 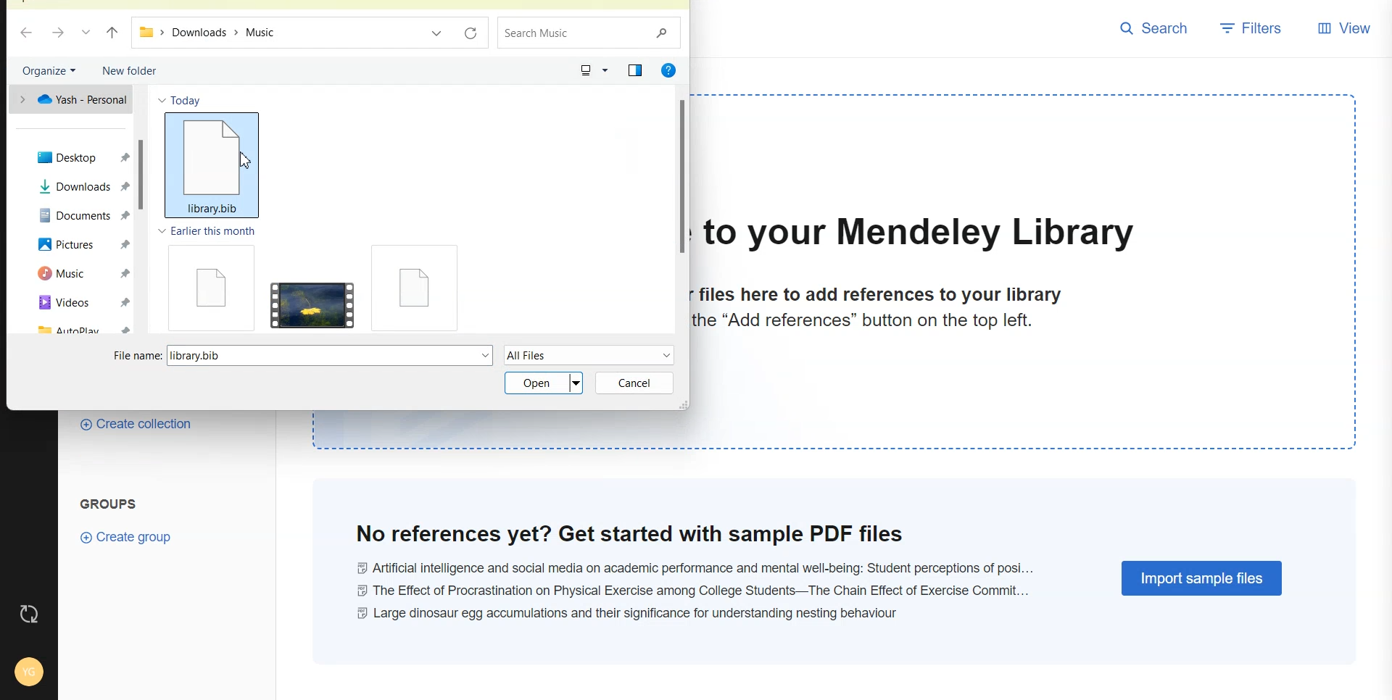 What do you see at coordinates (67, 99) in the screenshot?
I see `One drive file` at bounding box center [67, 99].